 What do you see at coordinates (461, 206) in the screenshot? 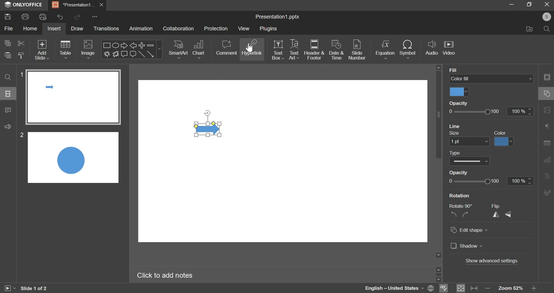
I see `rotate 90` at bounding box center [461, 206].